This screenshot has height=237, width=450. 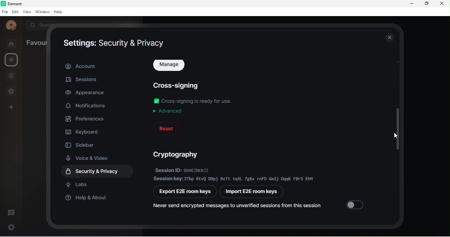 What do you see at coordinates (84, 81) in the screenshot?
I see `sessions` at bounding box center [84, 81].